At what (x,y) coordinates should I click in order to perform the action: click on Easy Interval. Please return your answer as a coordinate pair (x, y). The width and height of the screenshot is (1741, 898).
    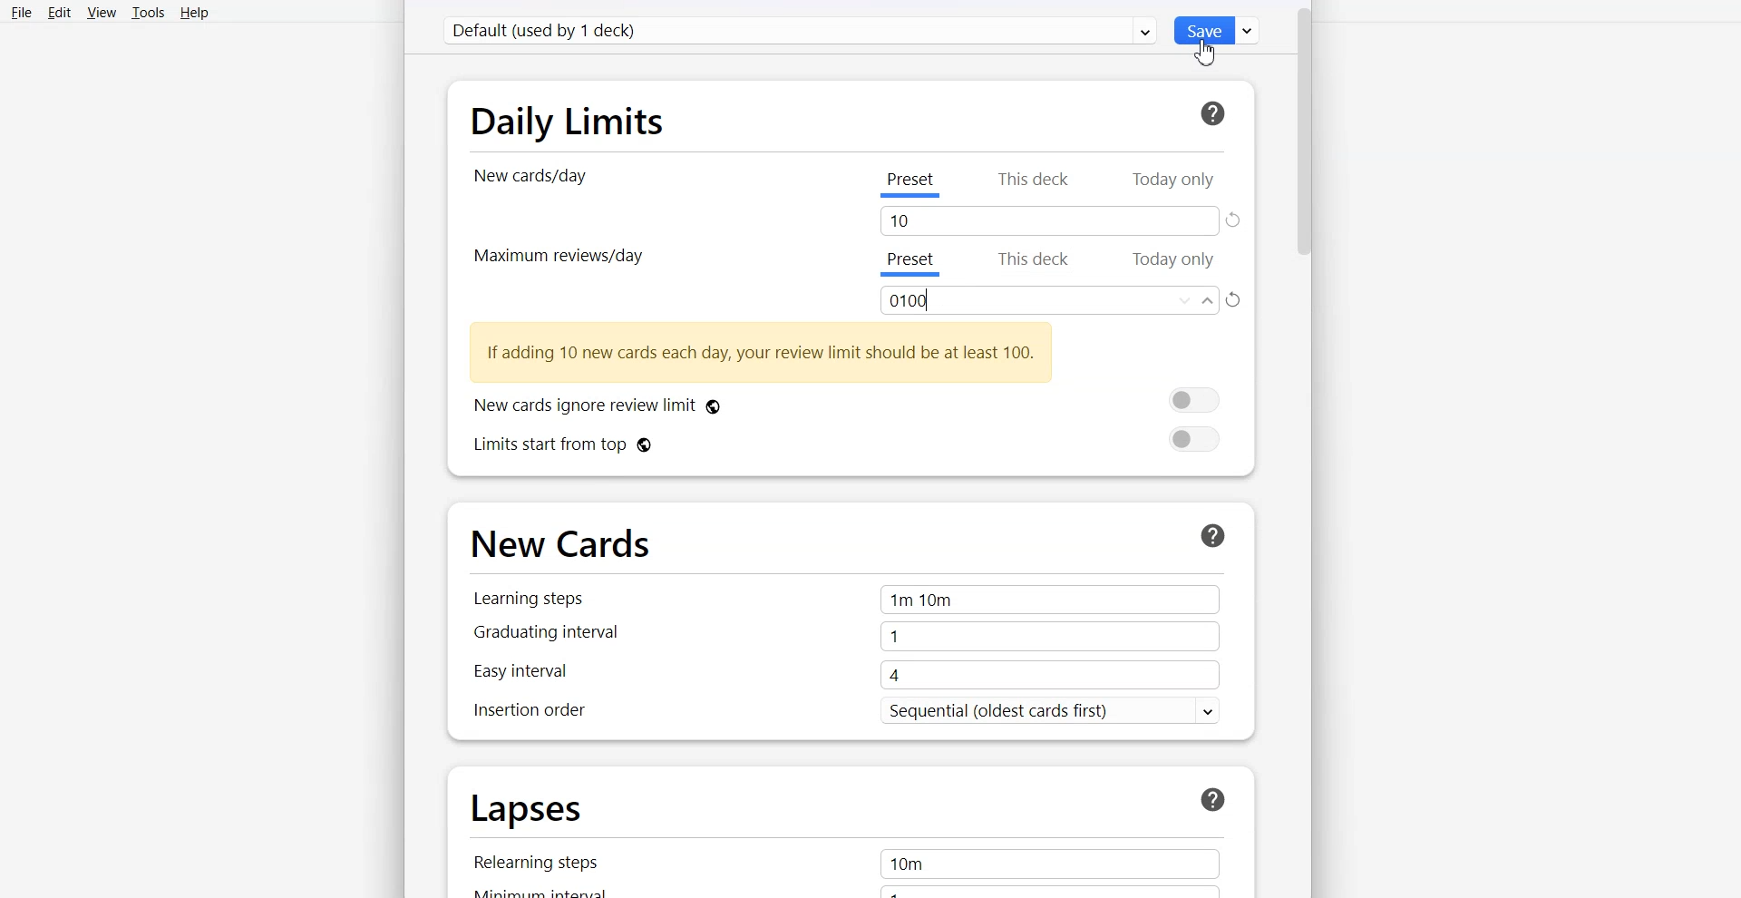
    Looking at the image, I should click on (842, 678).